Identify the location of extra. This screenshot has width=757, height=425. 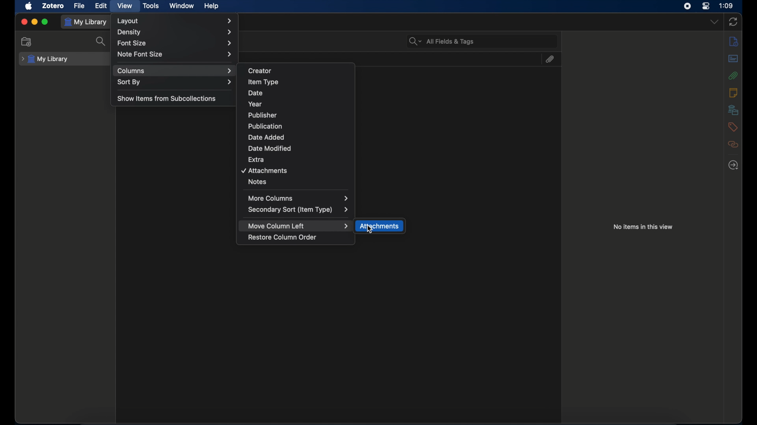
(257, 159).